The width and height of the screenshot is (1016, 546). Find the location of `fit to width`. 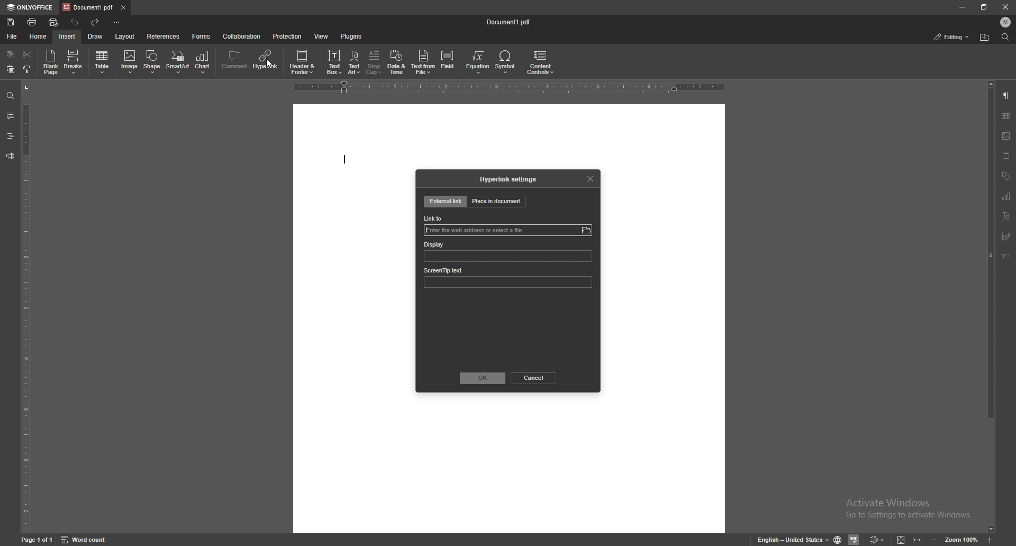

fit to width is located at coordinates (918, 540).